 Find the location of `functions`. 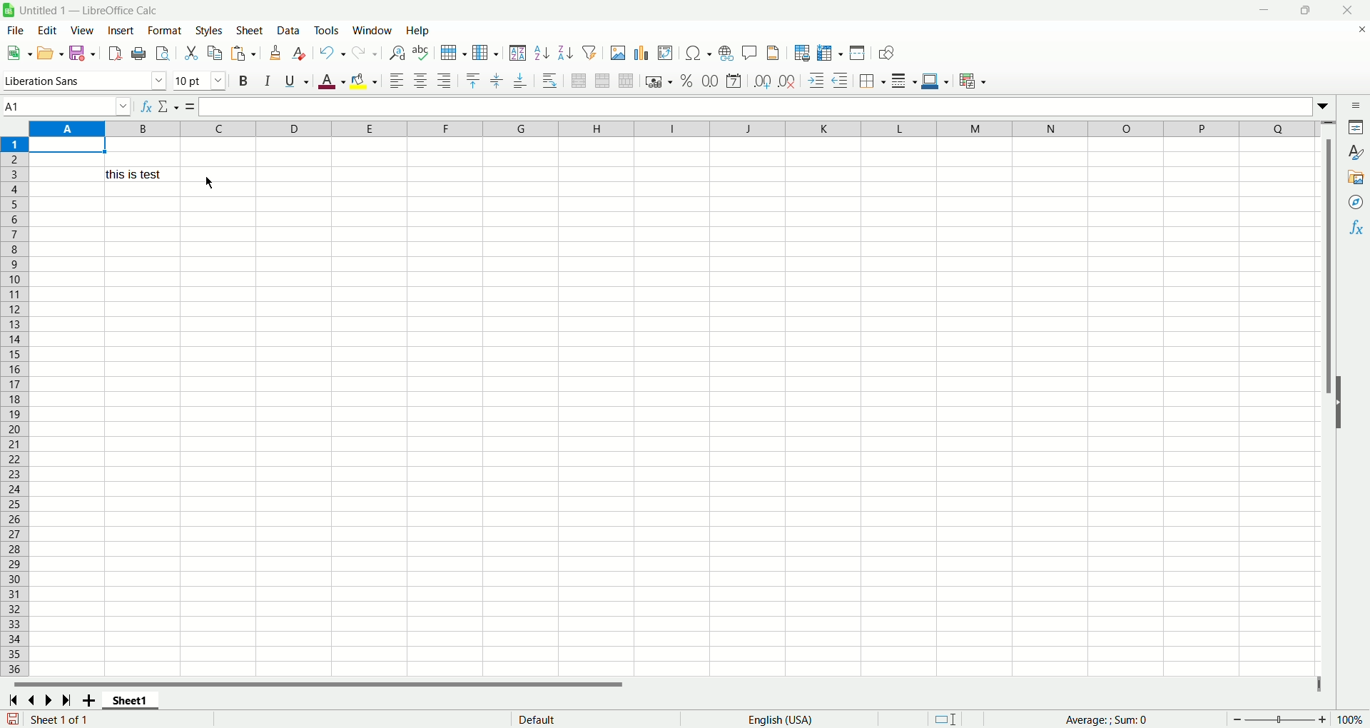

functions is located at coordinates (1100, 718).